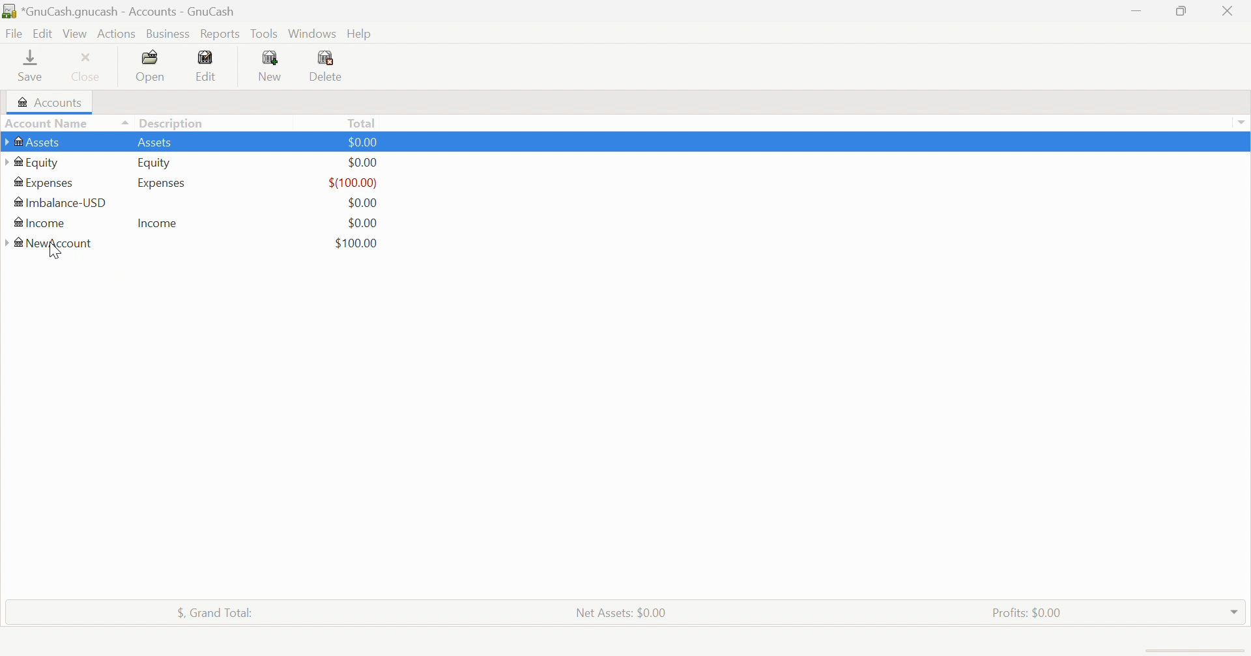 The image size is (1251, 656). I want to click on $, Grand Total, so click(218, 613).